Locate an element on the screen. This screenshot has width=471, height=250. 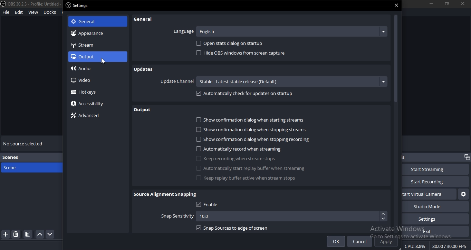
general is located at coordinates (92, 21).